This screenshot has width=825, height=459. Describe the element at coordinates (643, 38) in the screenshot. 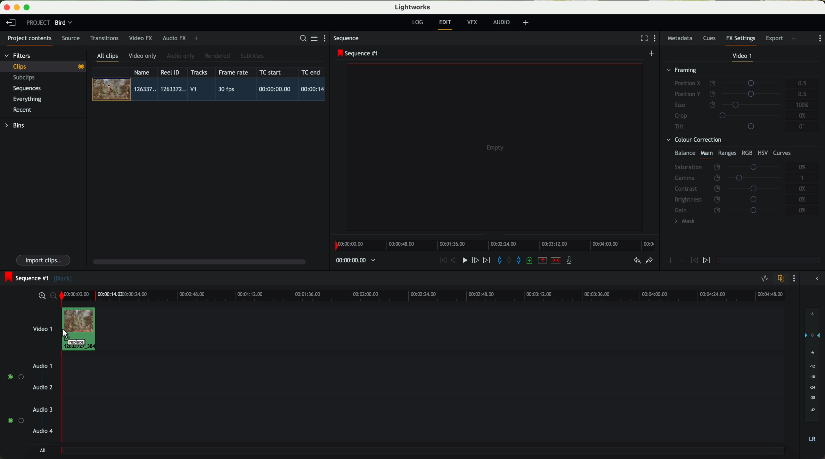

I see `fullscreen` at that location.